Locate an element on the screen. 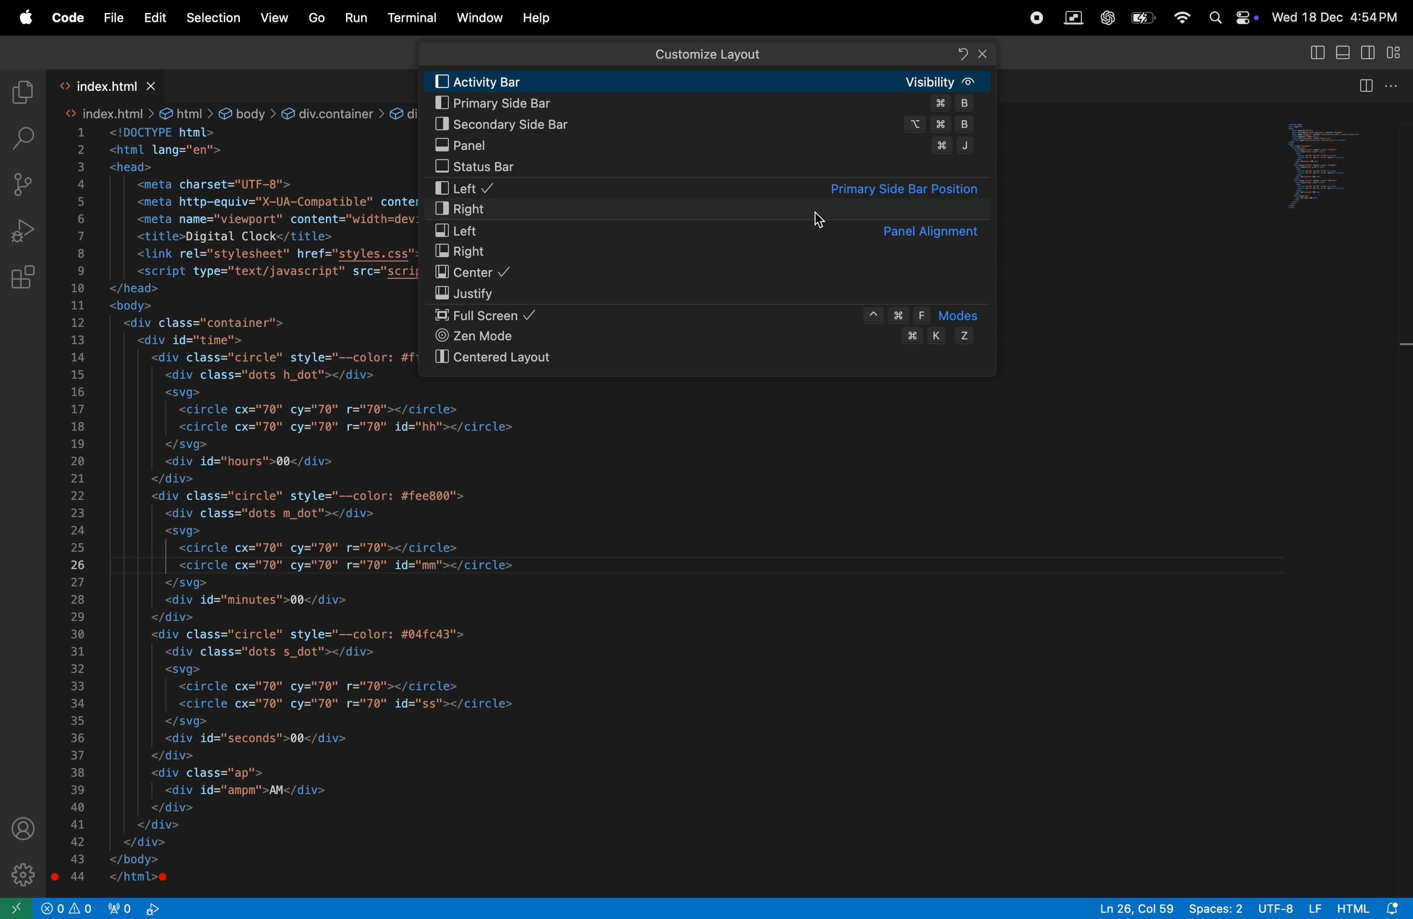  run and debug is located at coordinates (26, 229).